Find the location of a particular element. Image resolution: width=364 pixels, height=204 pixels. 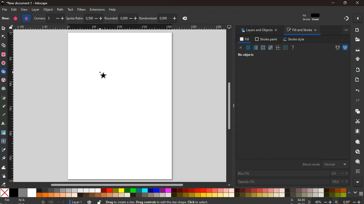

select is located at coordinates (4, 29).